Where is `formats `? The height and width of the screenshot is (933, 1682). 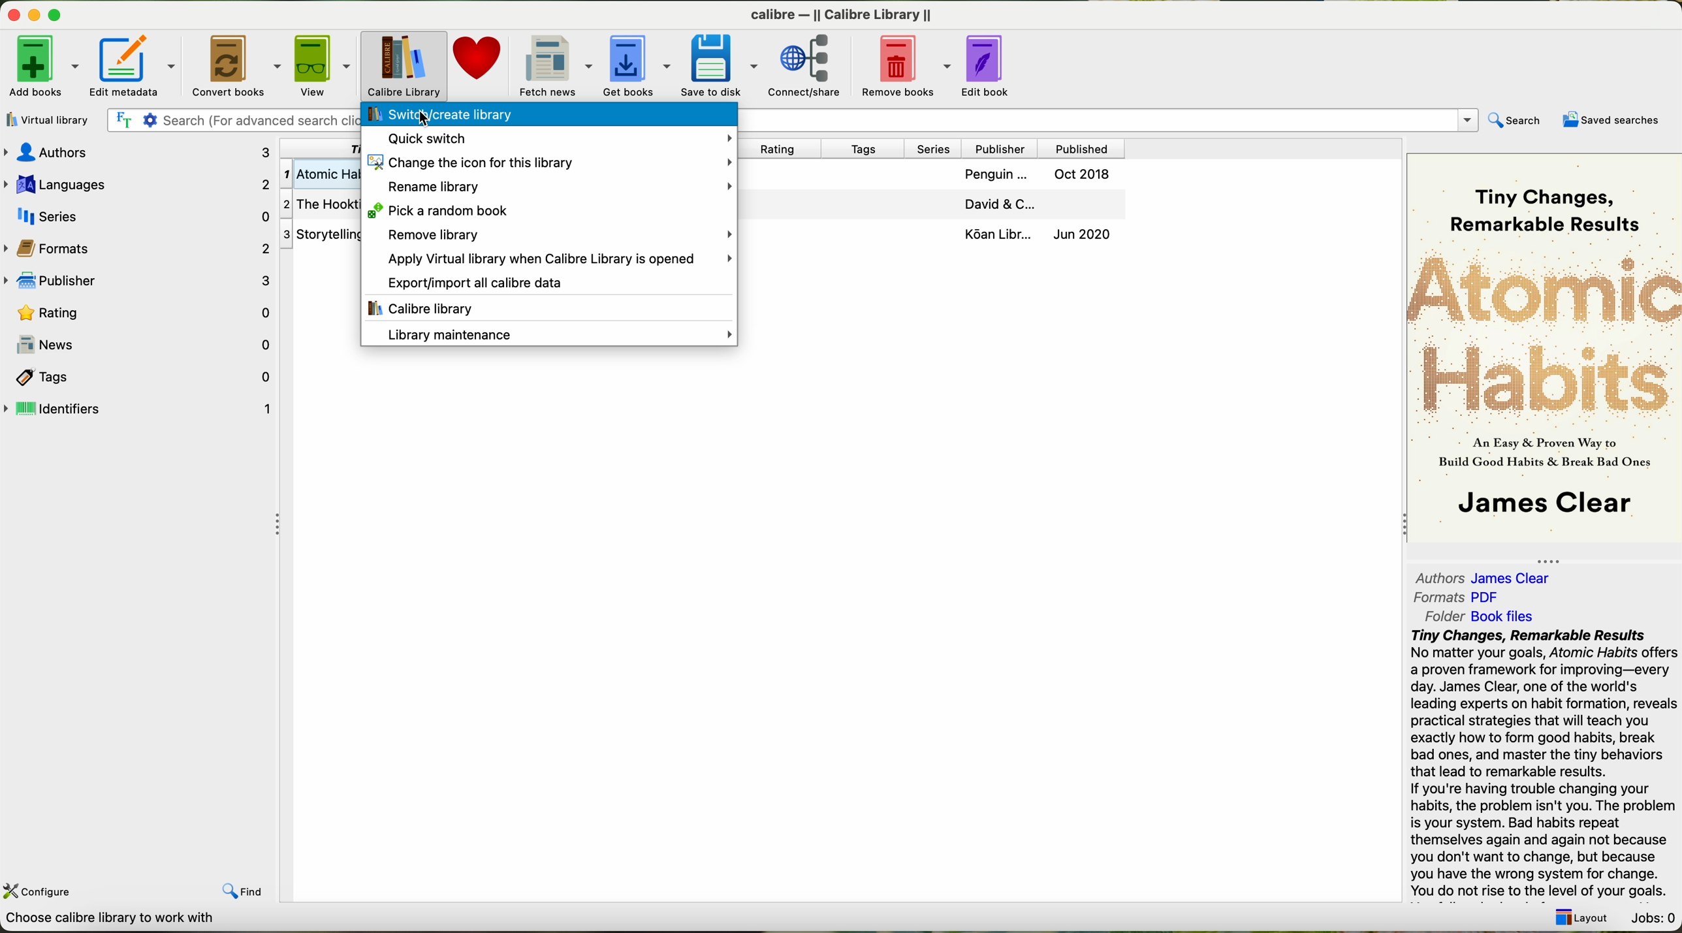 formats  is located at coordinates (1439, 597).